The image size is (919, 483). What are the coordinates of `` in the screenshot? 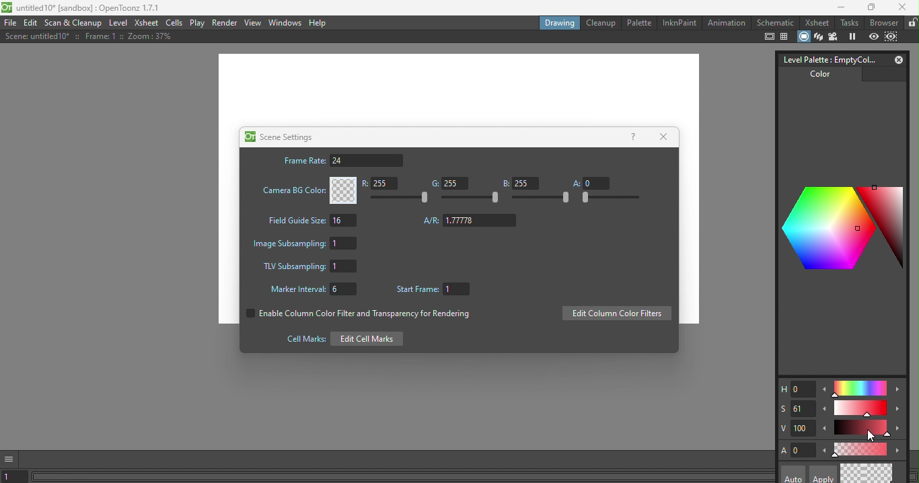 It's located at (898, 412).